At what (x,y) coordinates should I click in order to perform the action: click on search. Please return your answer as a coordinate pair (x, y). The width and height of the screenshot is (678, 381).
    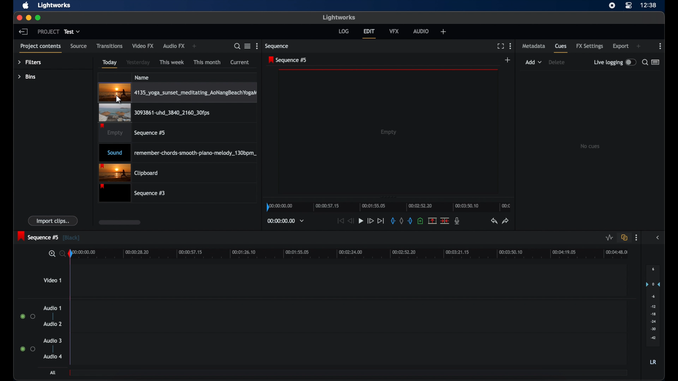
    Looking at the image, I should click on (237, 46).